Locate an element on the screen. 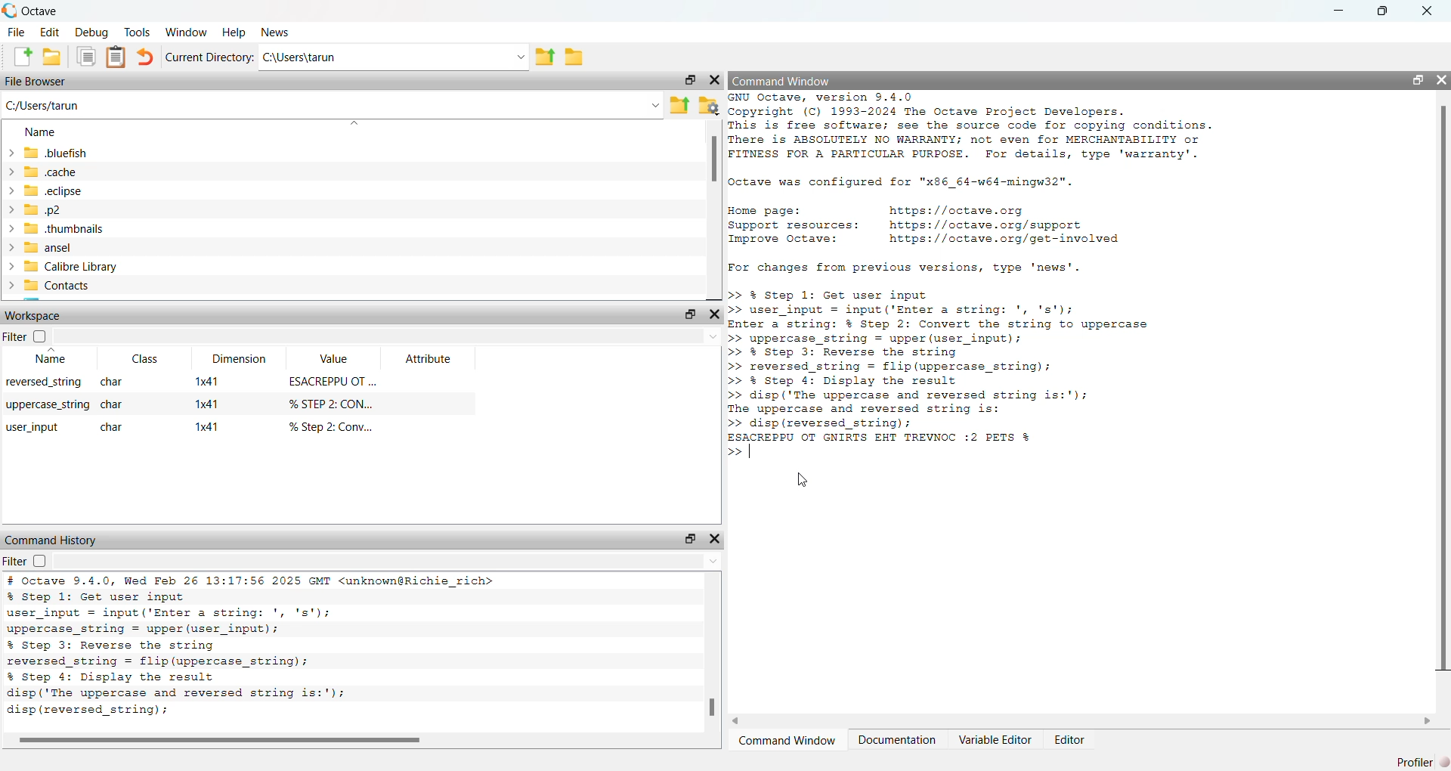  move right is located at coordinates (1428, 720).